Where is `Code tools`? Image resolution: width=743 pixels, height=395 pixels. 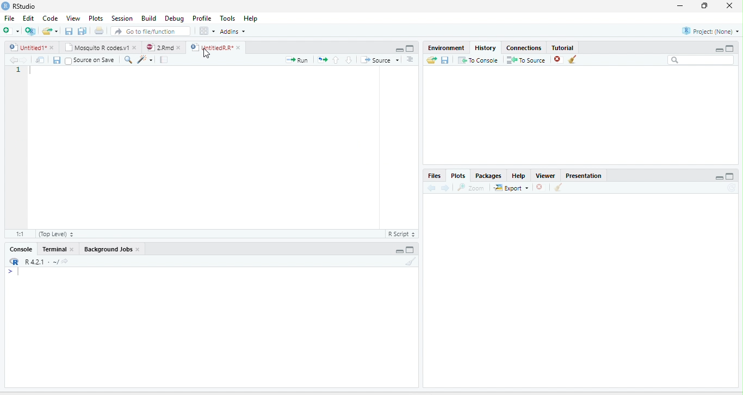
Code tools is located at coordinates (145, 59).